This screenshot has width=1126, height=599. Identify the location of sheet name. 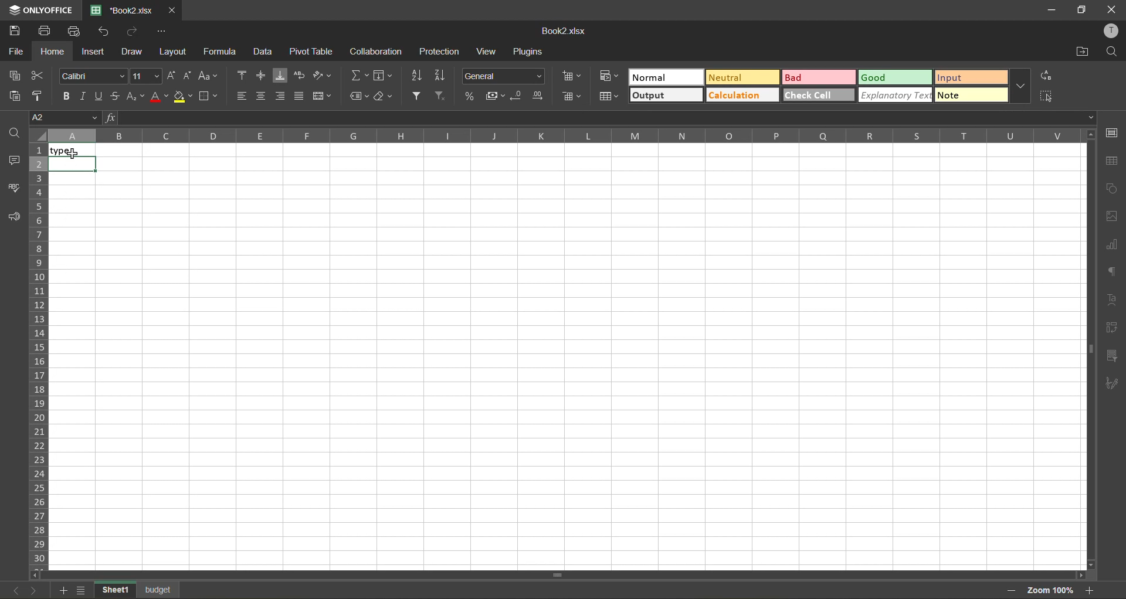
(160, 588).